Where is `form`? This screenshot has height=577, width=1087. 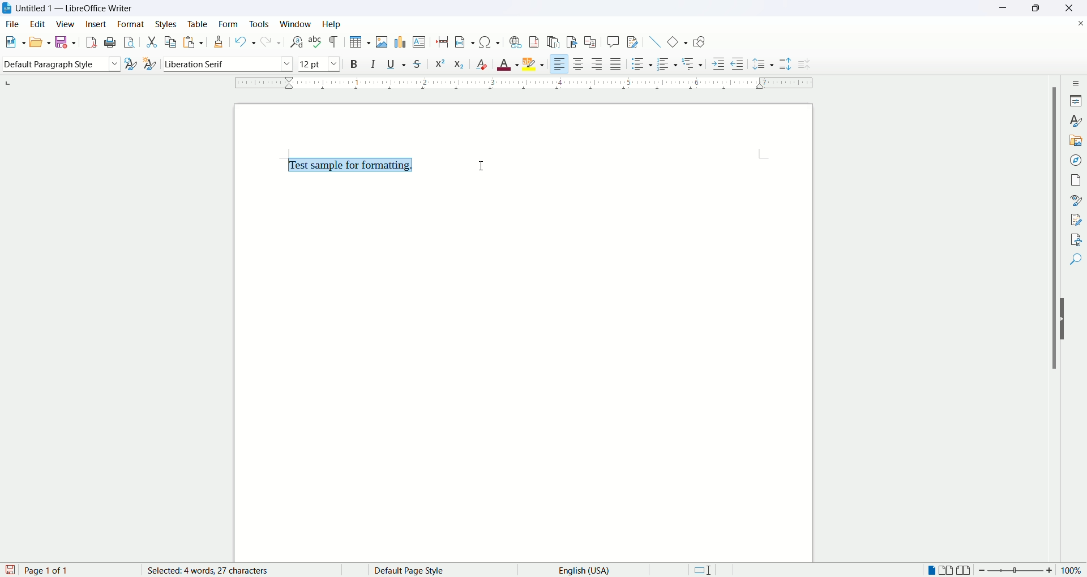 form is located at coordinates (228, 23).